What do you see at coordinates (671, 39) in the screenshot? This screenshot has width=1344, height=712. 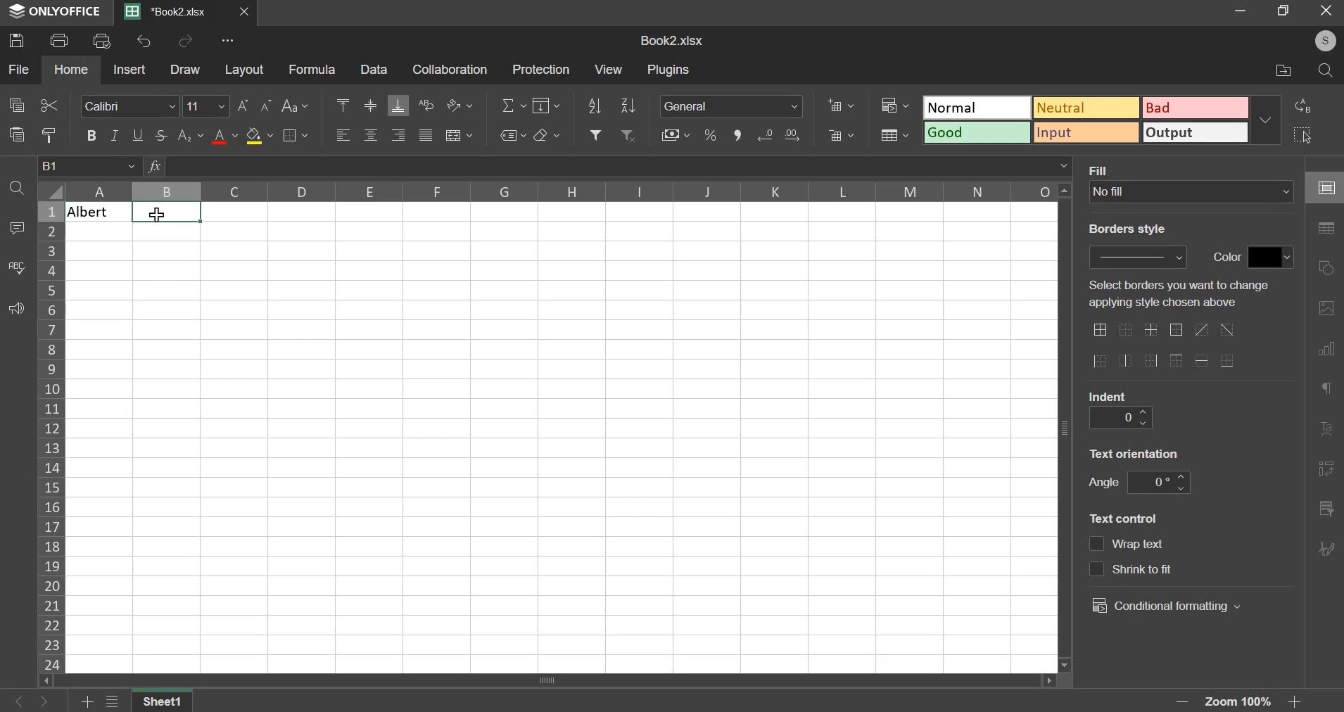 I see `spreadsheet` at bounding box center [671, 39].